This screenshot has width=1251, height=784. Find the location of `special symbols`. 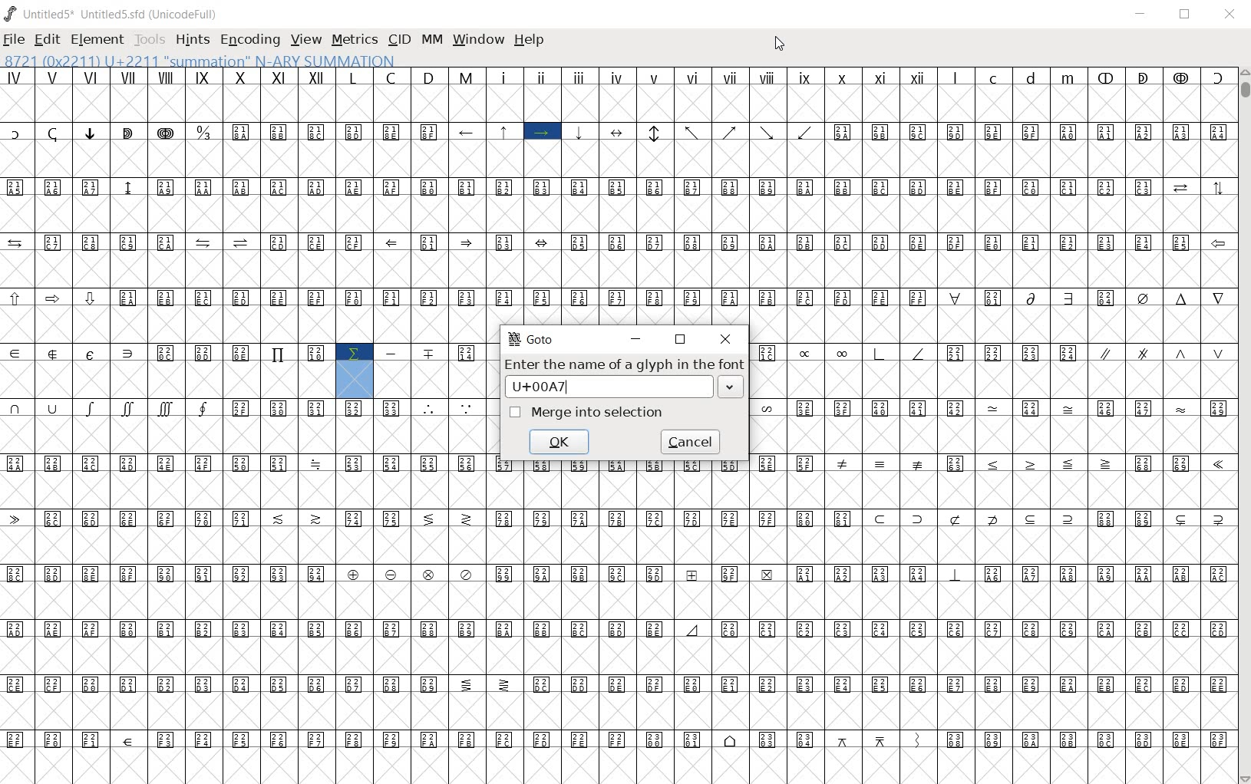

special symbols is located at coordinates (618, 133).